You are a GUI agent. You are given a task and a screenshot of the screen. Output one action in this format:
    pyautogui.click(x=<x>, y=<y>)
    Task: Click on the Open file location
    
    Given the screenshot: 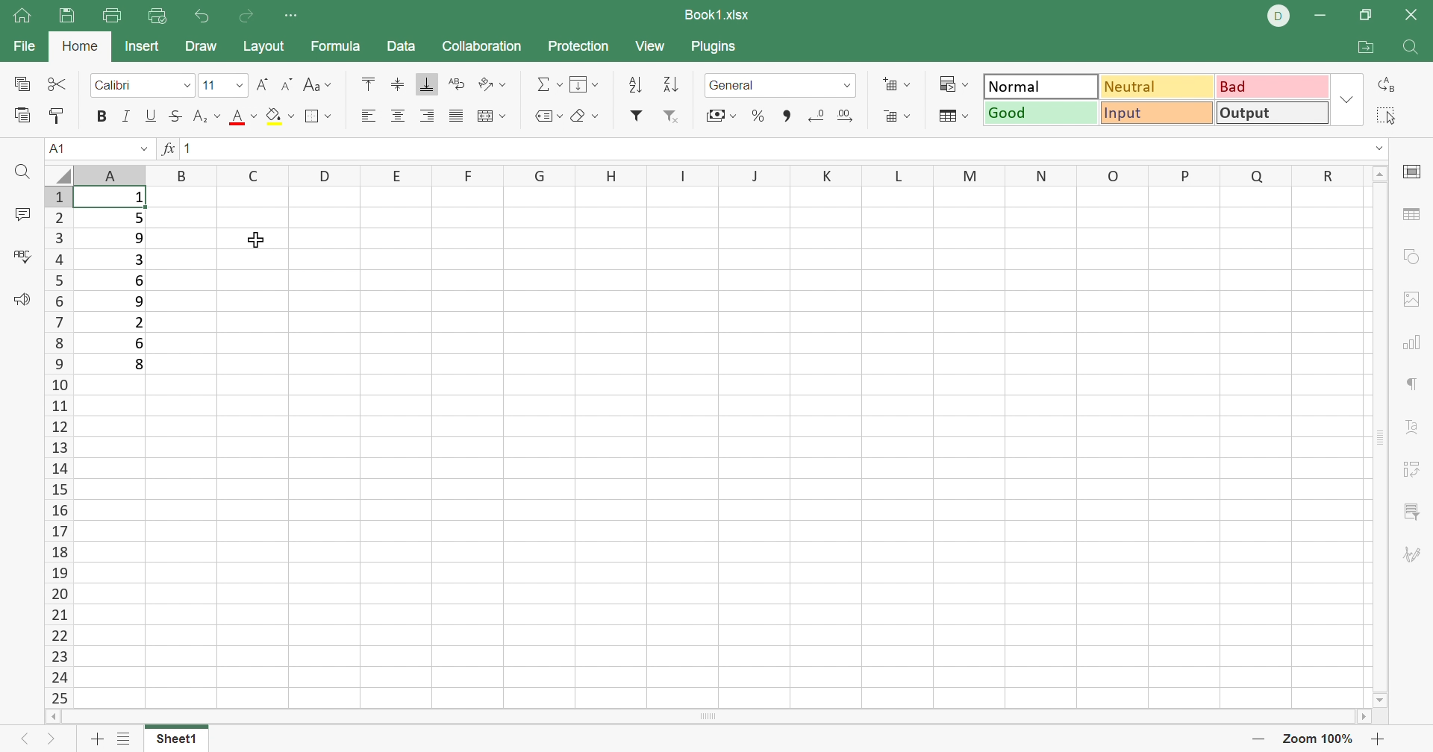 What is the action you would take?
    pyautogui.click(x=1369, y=47)
    